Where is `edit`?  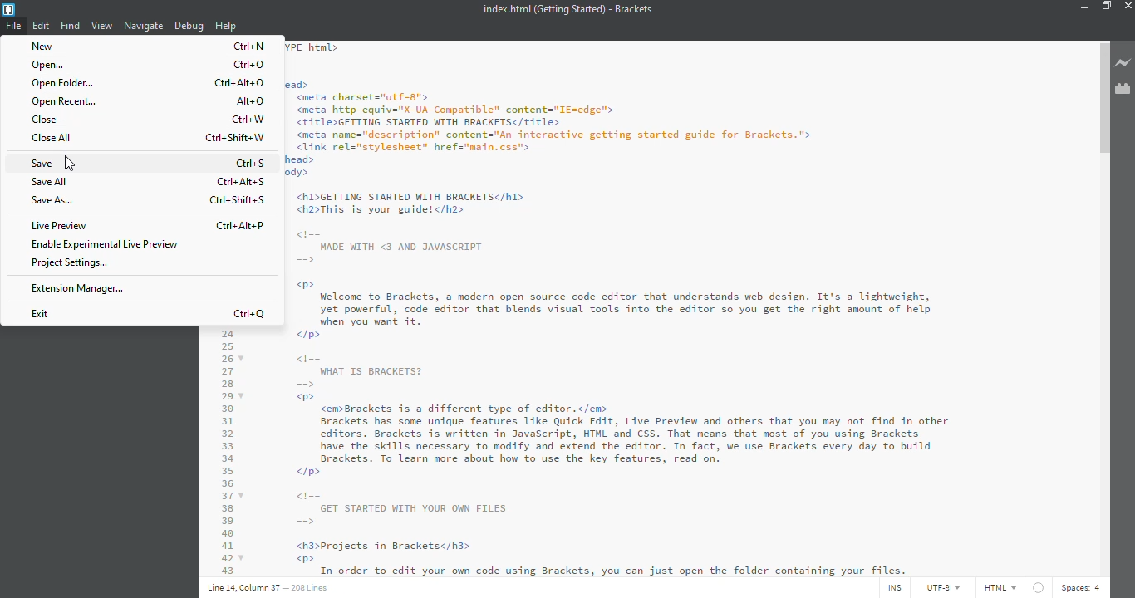 edit is located at coordinates (40, 25).